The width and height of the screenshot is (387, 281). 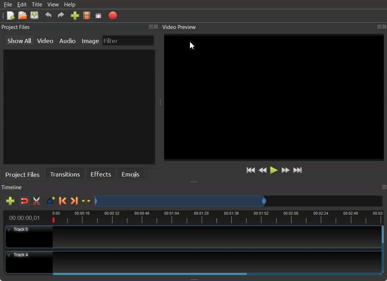 What do you see at coordinates (37, 5) in the screenshot?
I see `Title` at bounding box center [37, 5].